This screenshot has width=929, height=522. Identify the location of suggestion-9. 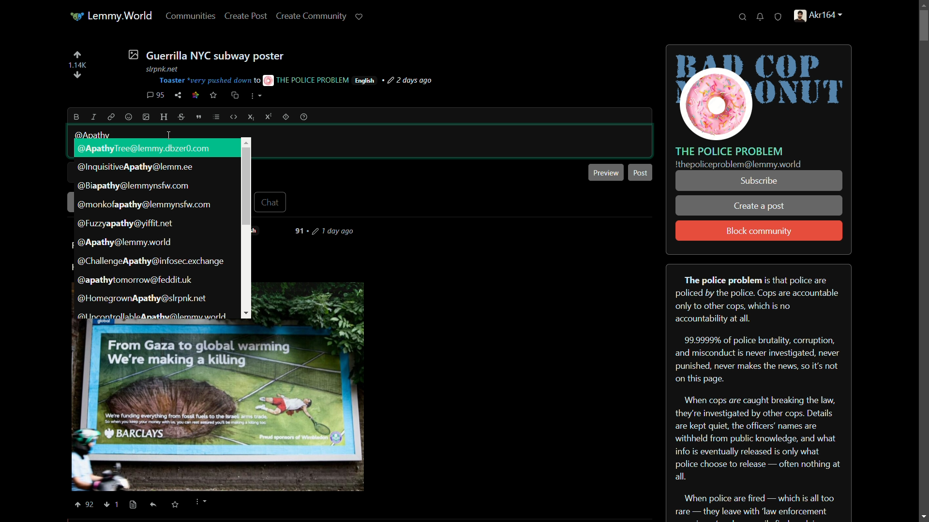
(141, 298).